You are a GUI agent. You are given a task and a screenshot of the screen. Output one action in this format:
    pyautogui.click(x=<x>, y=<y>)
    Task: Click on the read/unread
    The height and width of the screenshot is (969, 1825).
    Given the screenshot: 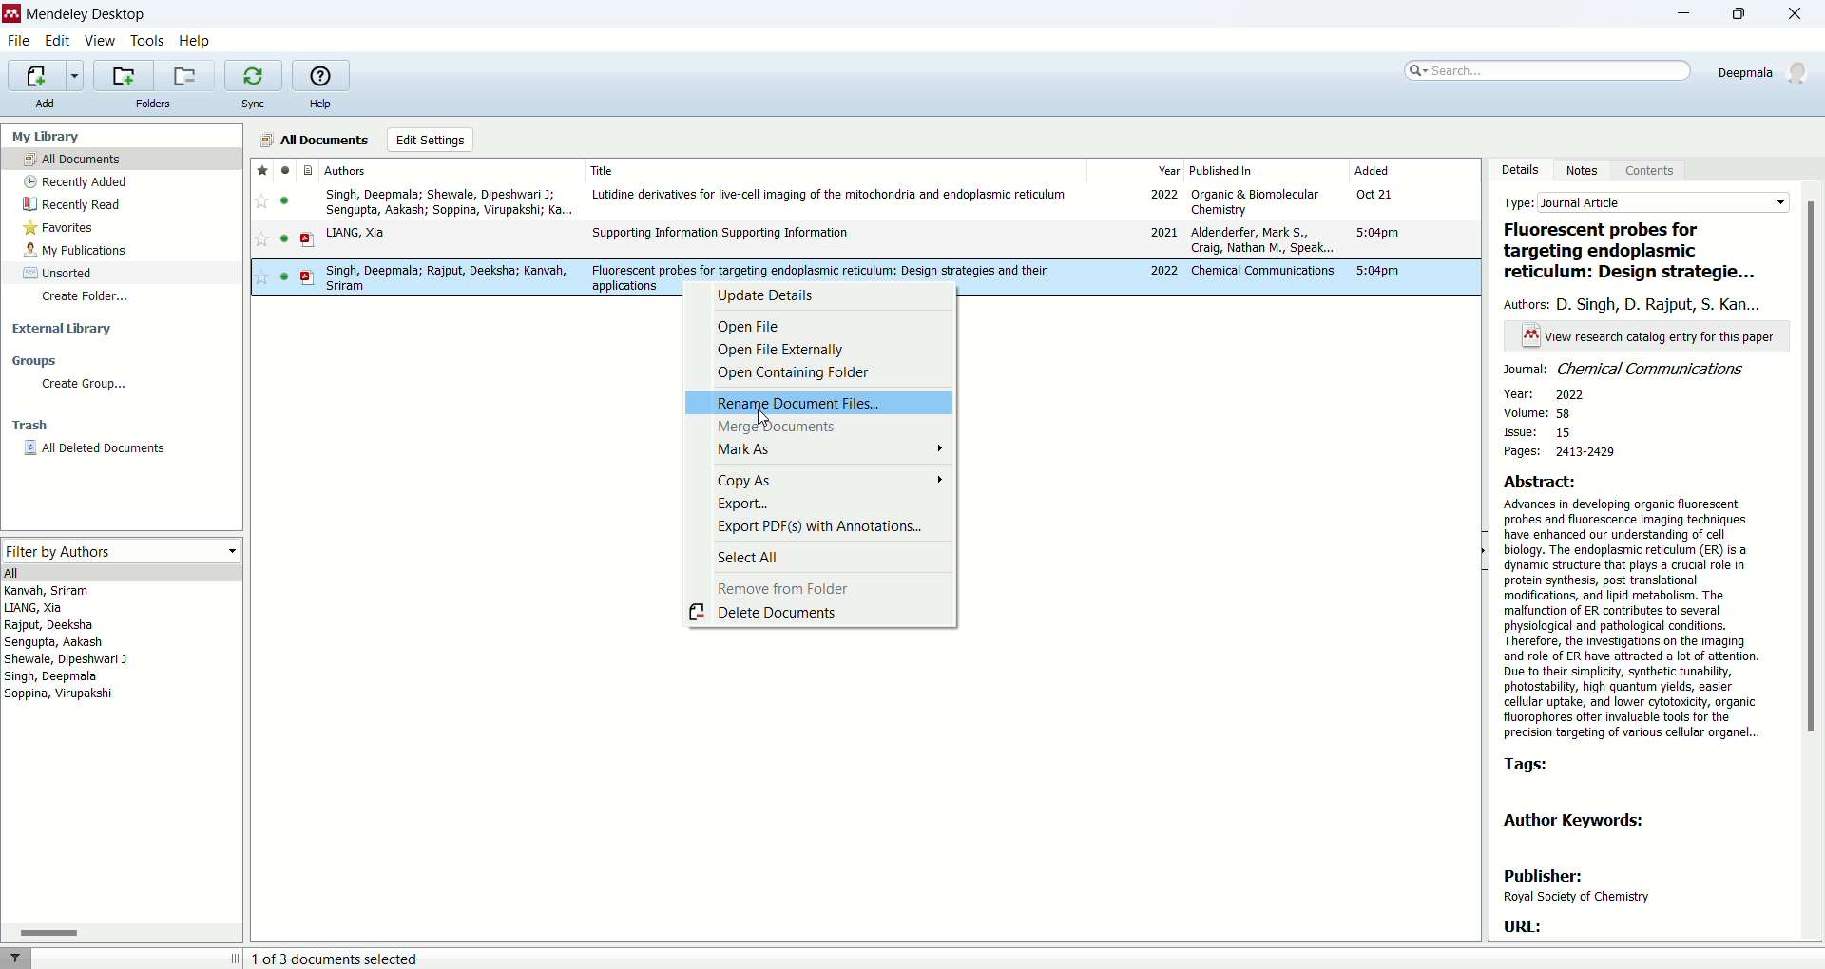 What is the action you would take?
    pyautogui.click(x=284, y=200)
    